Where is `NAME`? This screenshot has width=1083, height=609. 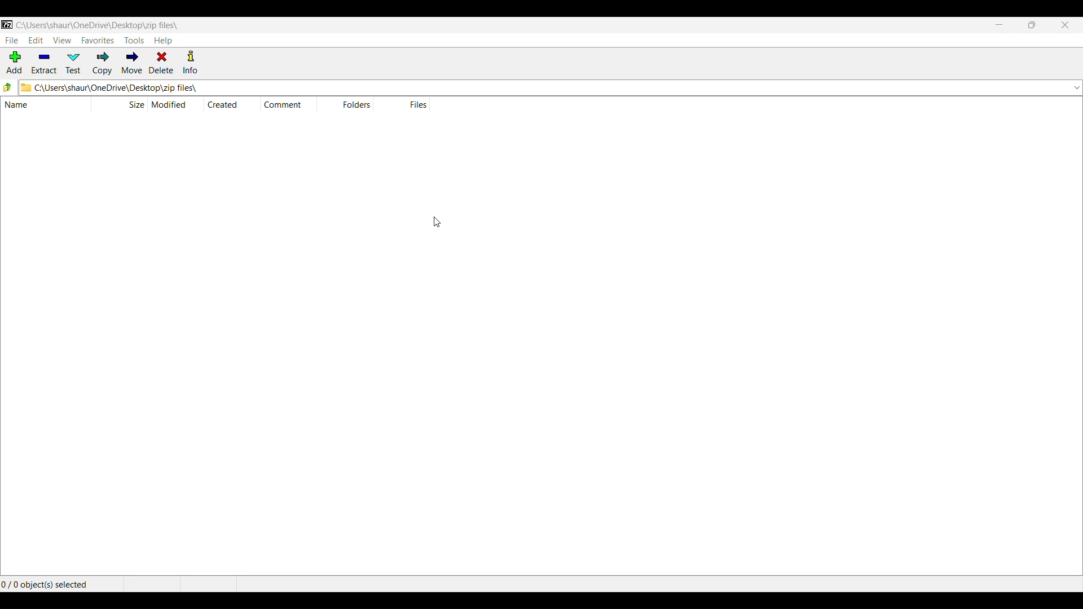
NAME is located at coordinates (39, 105).